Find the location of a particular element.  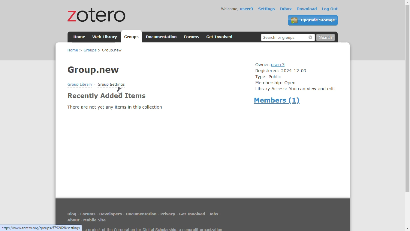

owner: userr3 is located at coordinates (270, 65).